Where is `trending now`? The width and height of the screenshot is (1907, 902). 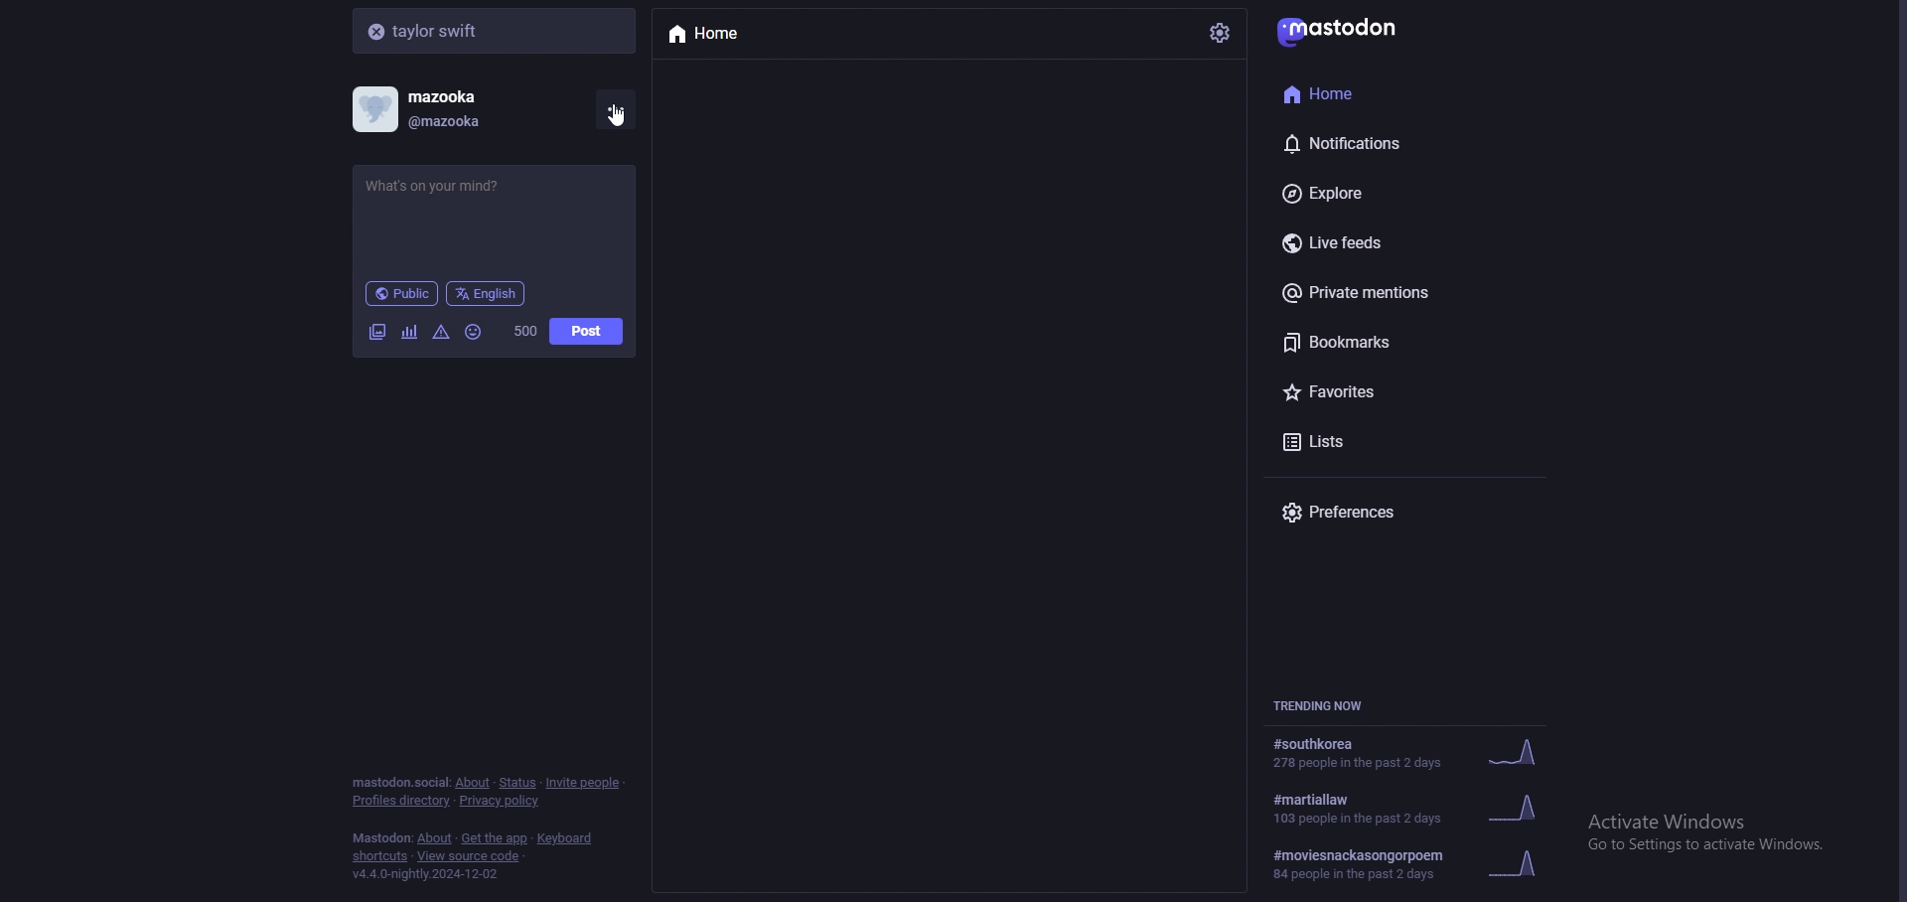 trending now is located at coordinates (1330, 706).